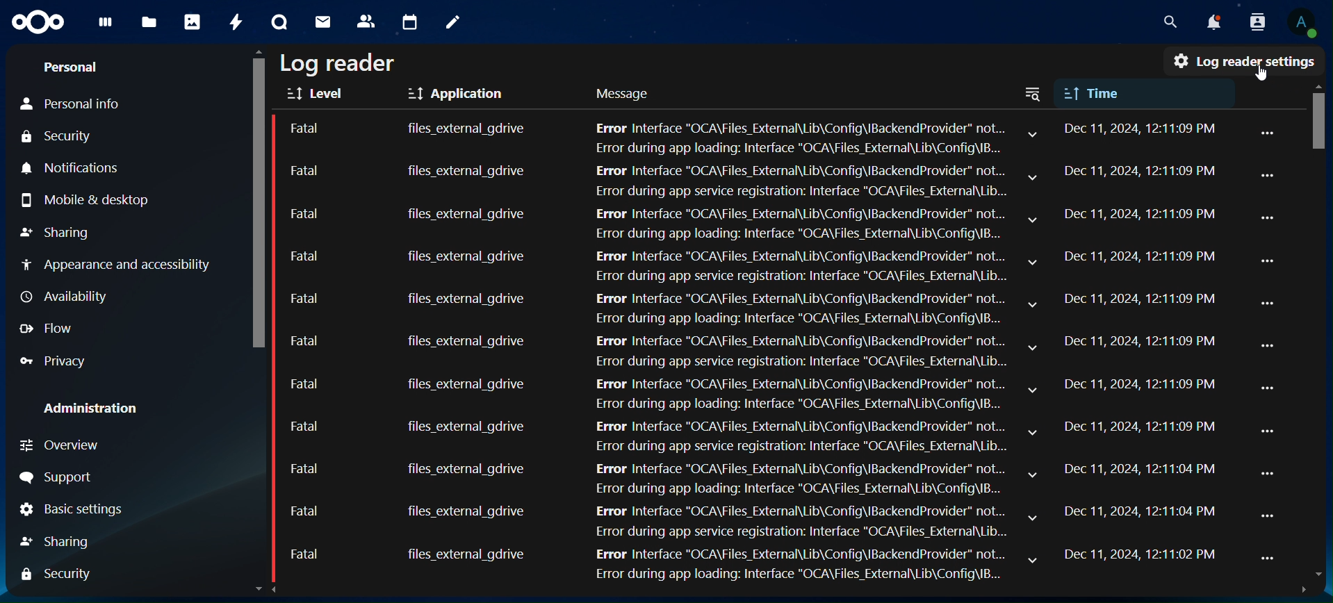 The image size is (1333, 603). Describe the element at coordinates (752, 436) in the screenshot. I see `information about log level, application, it's message and time details` at that location.